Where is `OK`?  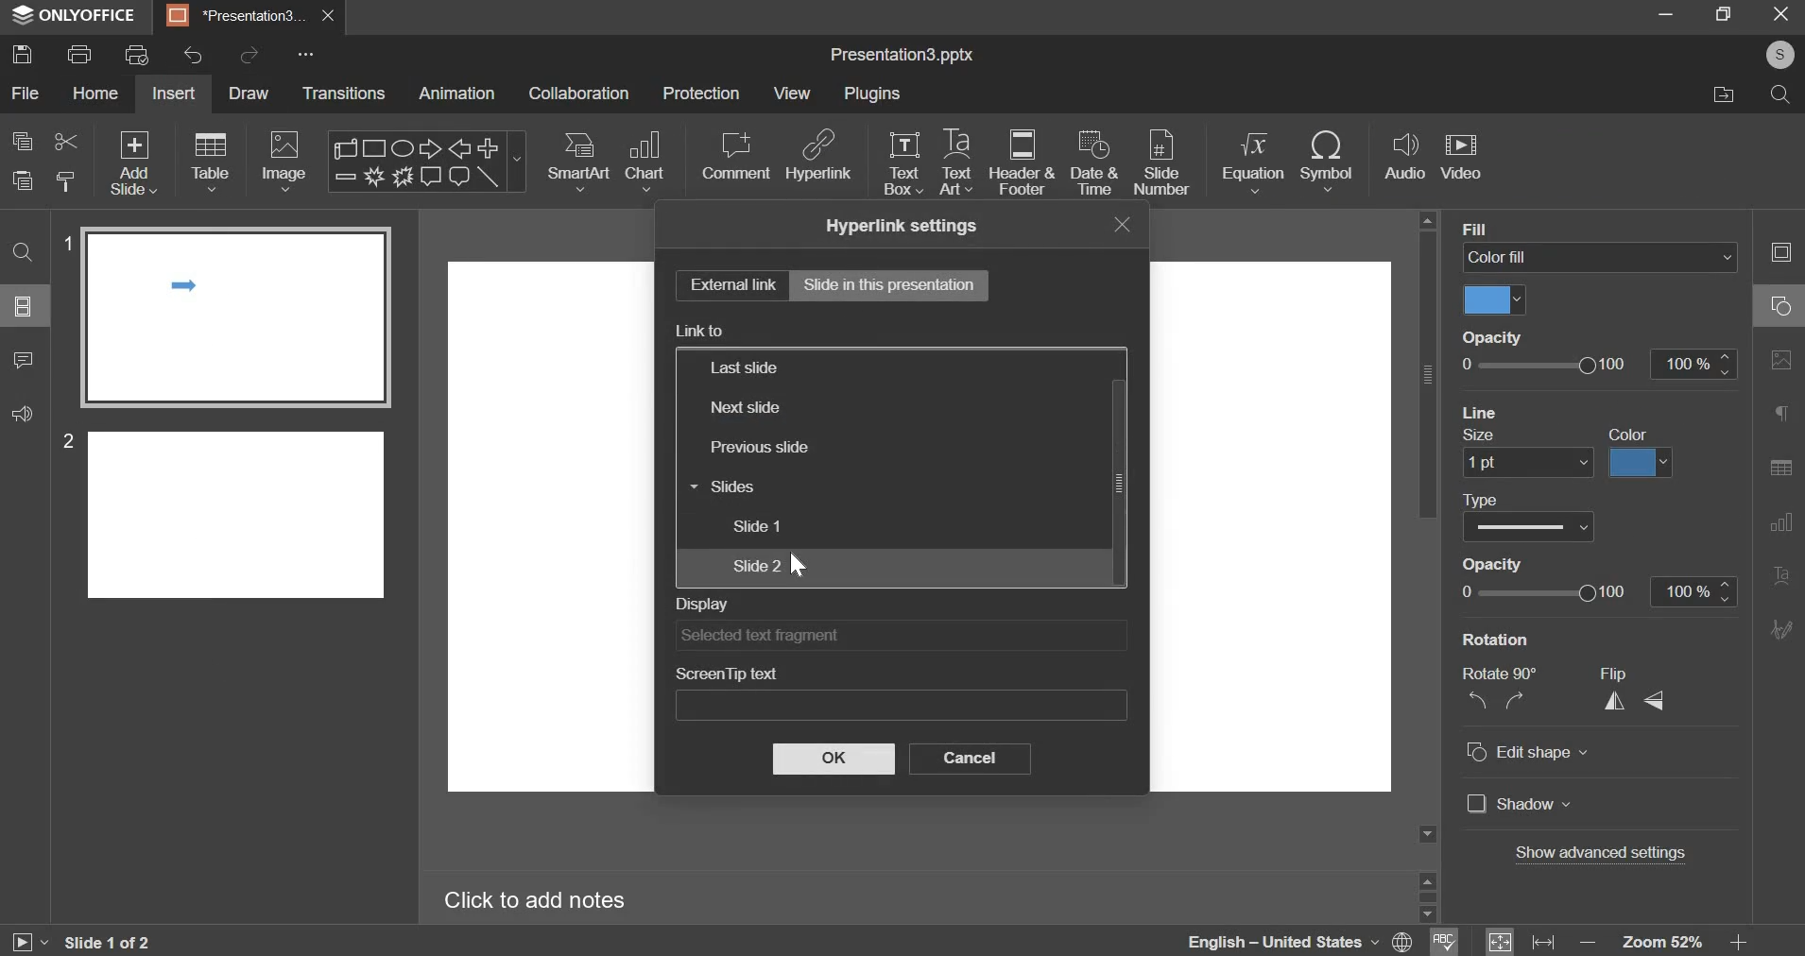
OK is located at coordinates (836, 759).